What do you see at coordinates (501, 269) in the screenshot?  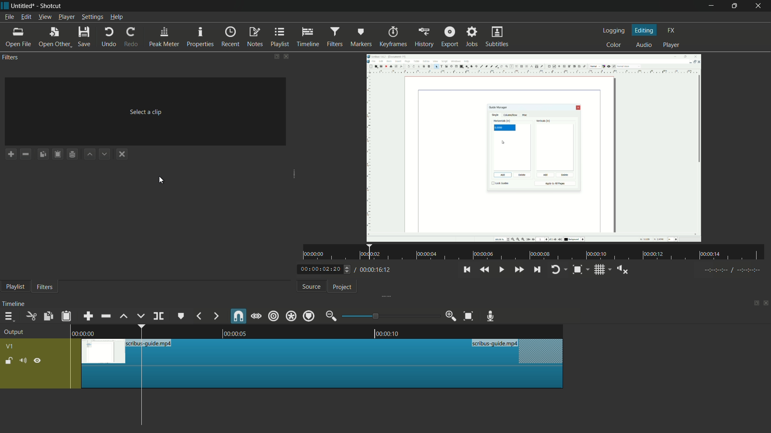 I see `toggle play or pause` at bounding box center [501, 269].